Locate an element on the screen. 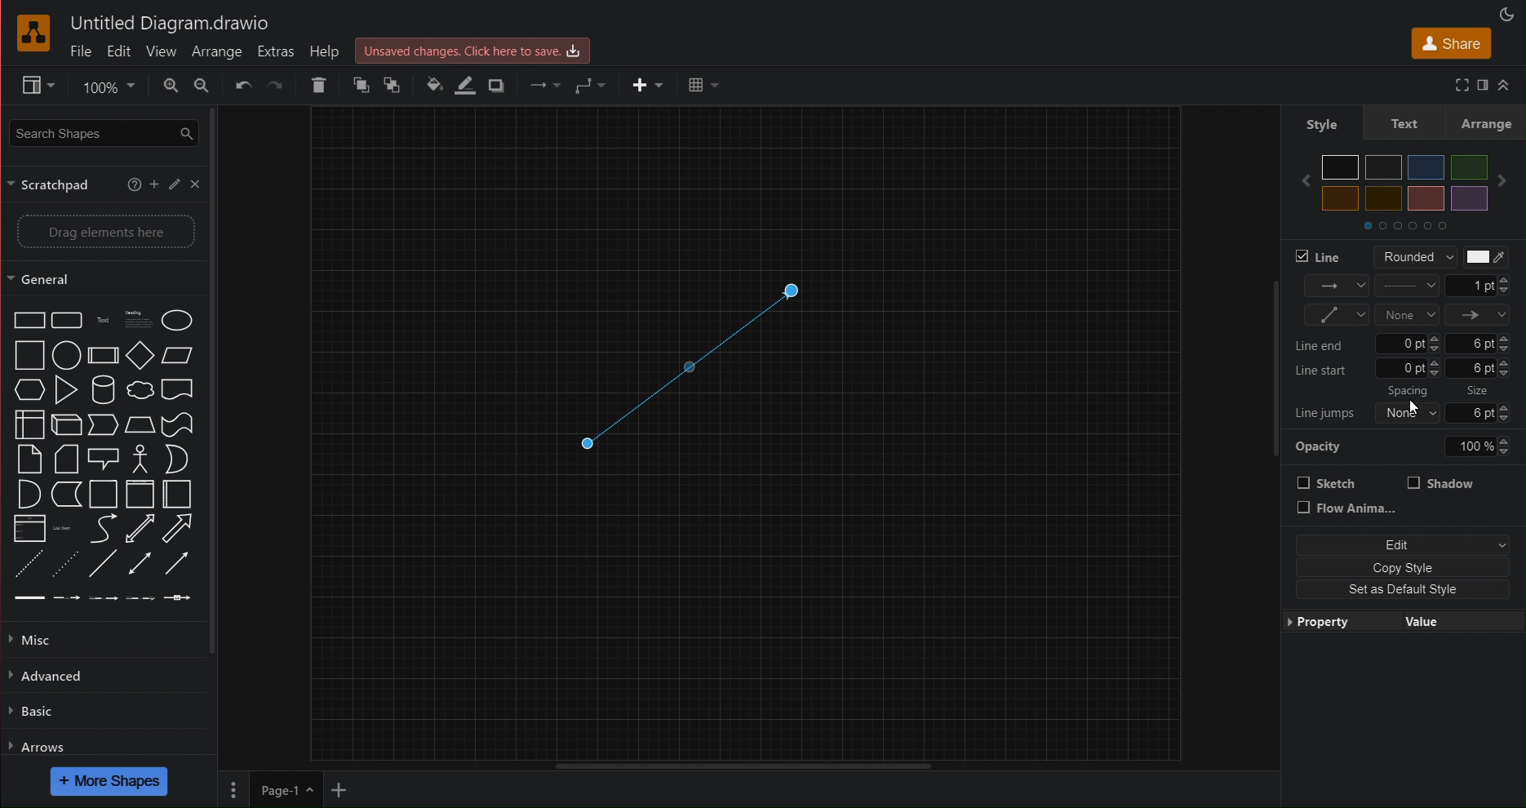  Basic is located at coordinates (33, 713).